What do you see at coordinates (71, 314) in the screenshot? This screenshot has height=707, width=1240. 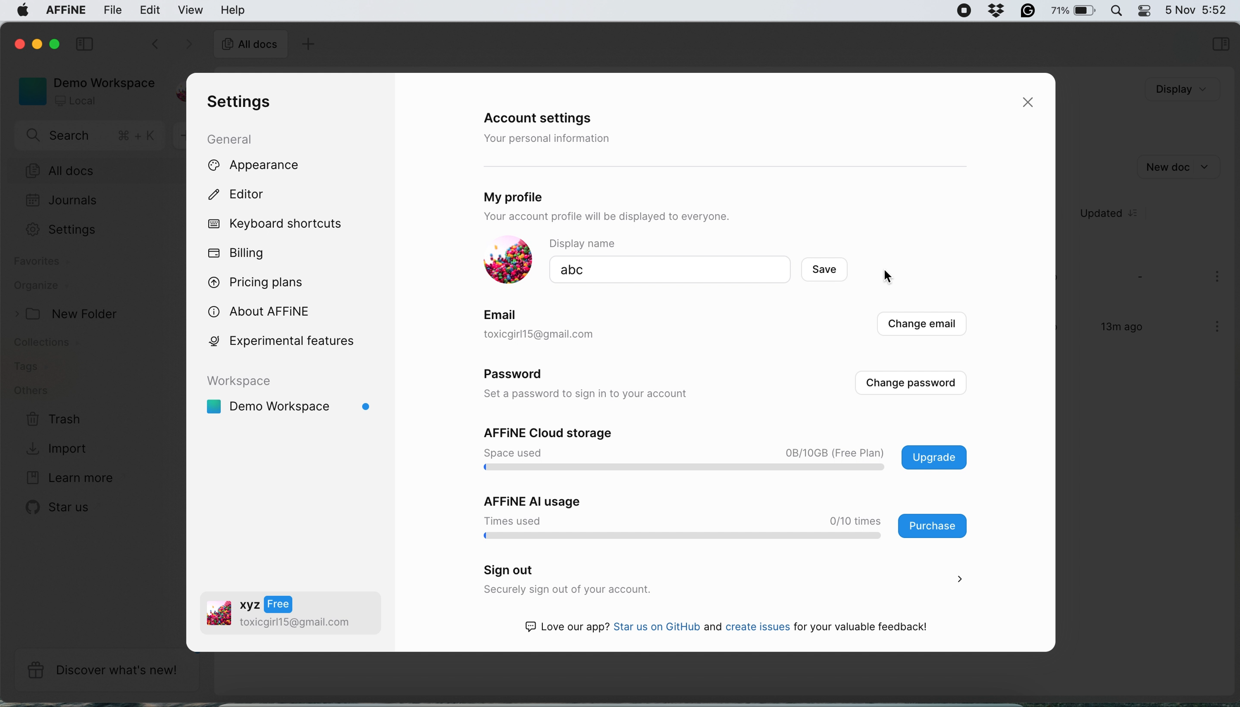 I see `new folder` at bounding box center [71, 314].